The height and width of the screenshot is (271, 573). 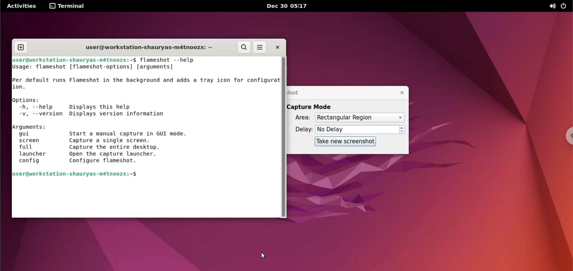 I want to click on menu , so click(x=261, y=47).